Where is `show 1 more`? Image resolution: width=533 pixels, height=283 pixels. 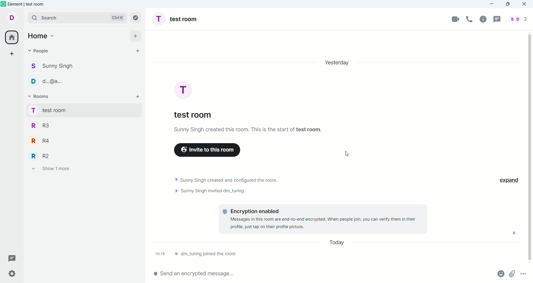 show 1 more is located at coordinates (51, 169).